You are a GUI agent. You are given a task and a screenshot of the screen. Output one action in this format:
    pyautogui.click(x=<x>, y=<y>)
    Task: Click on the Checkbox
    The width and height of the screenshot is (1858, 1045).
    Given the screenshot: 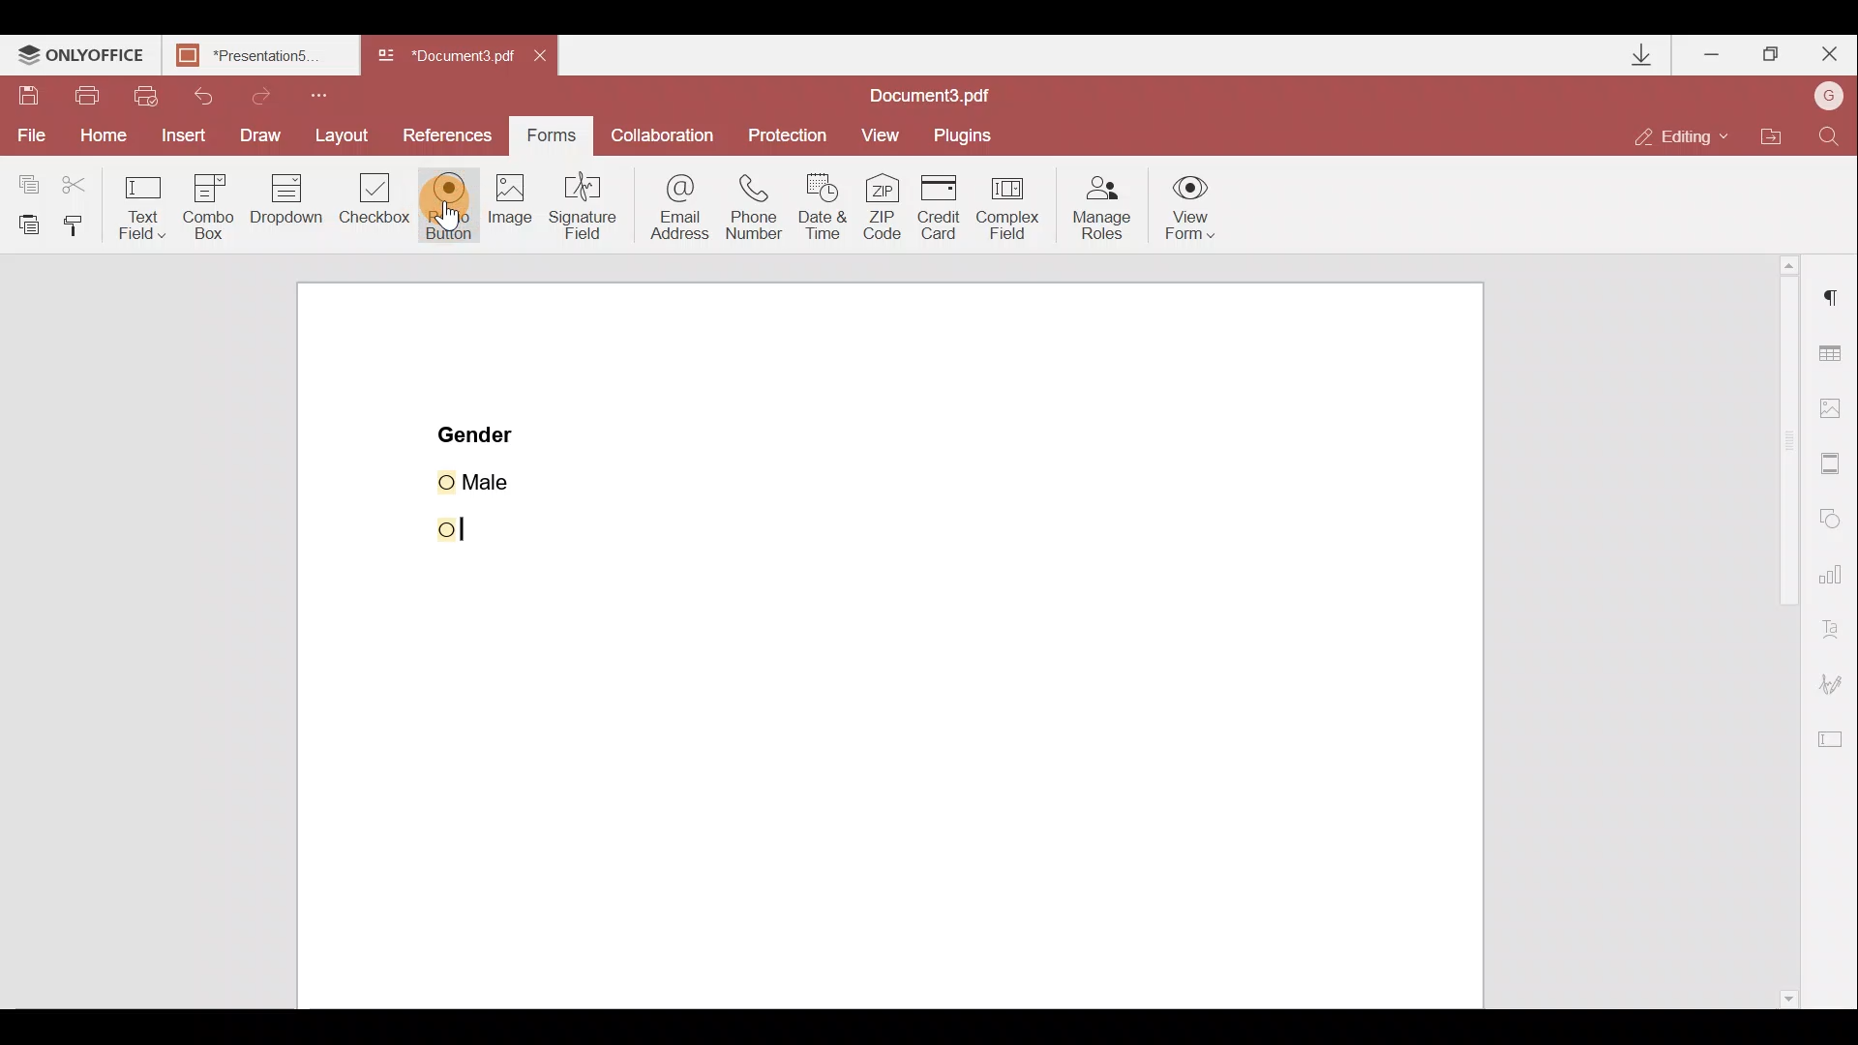 What is the action you would take?
    pyautogui.click(x=376, y=204)
    